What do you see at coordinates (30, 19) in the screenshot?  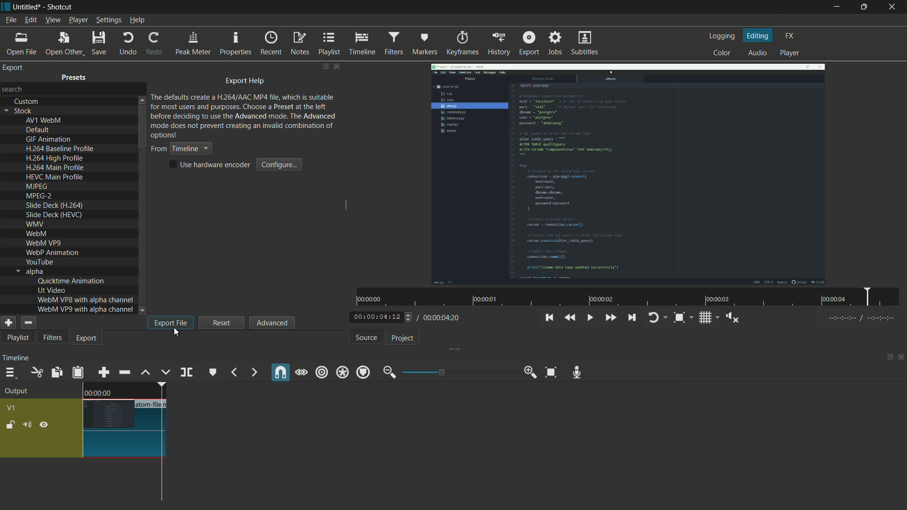 I see `edit menu` at bounding box center [30, 19].